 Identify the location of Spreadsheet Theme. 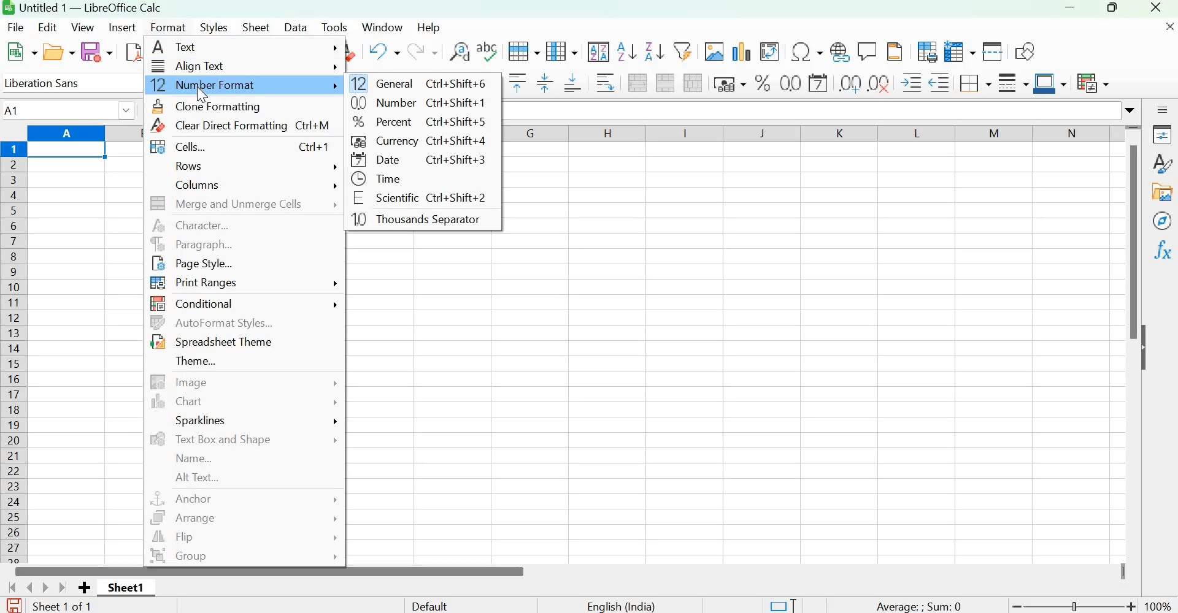
(210, 342).